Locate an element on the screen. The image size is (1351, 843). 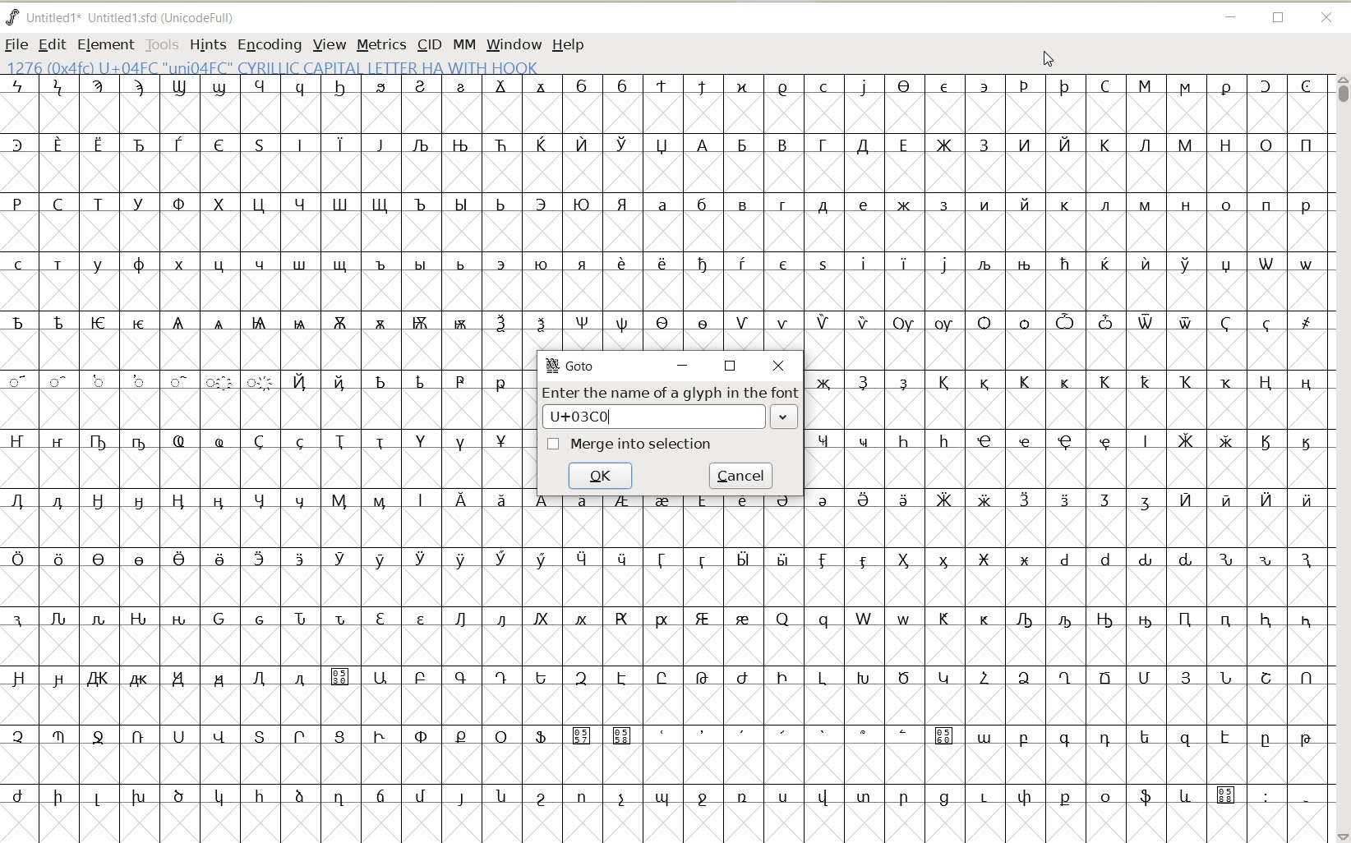
WINDOW is located at coordinates (514, 44).